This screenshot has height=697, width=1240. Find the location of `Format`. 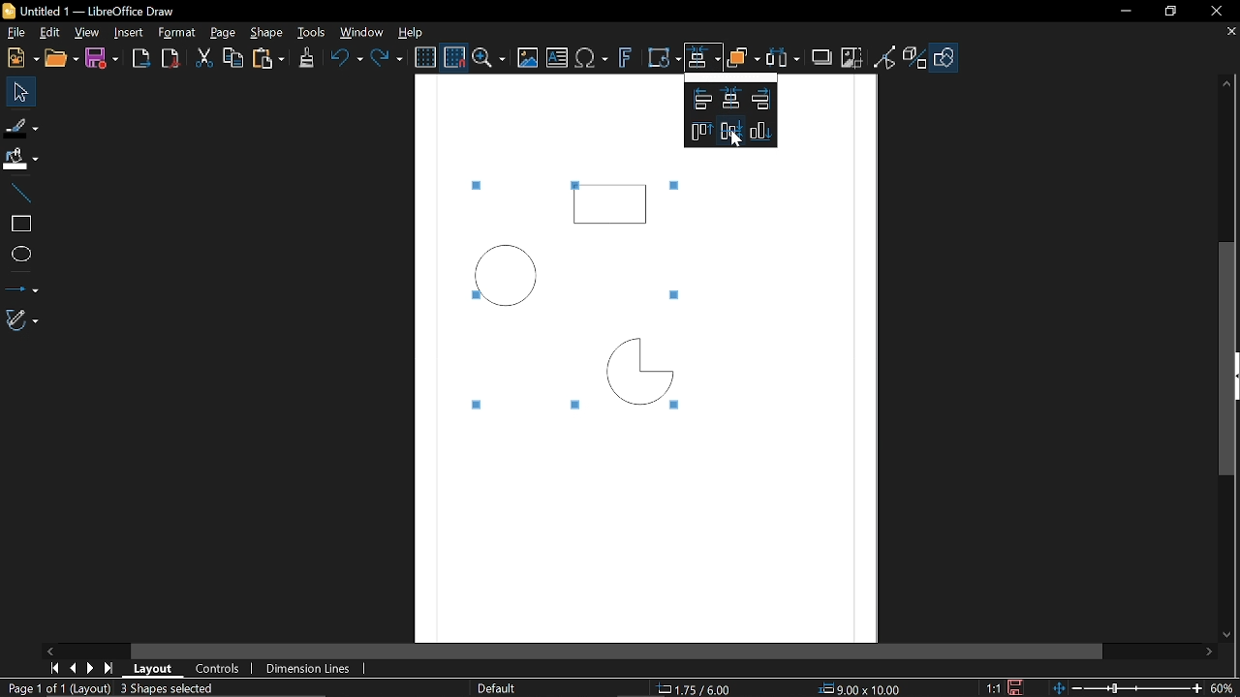

Format is located at coordinates (175, 33).